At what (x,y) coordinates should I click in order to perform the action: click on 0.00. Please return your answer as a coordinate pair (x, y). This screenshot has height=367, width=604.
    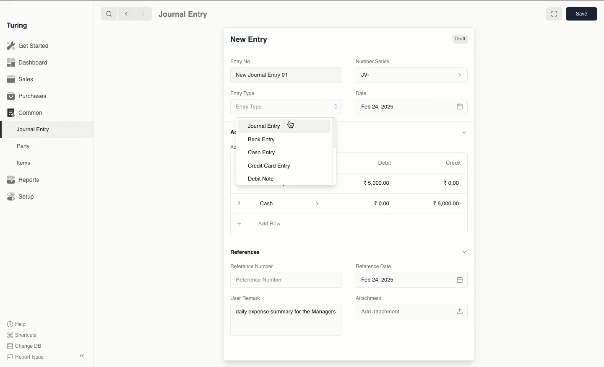
    Looking at the image, I should click on (452, 182).